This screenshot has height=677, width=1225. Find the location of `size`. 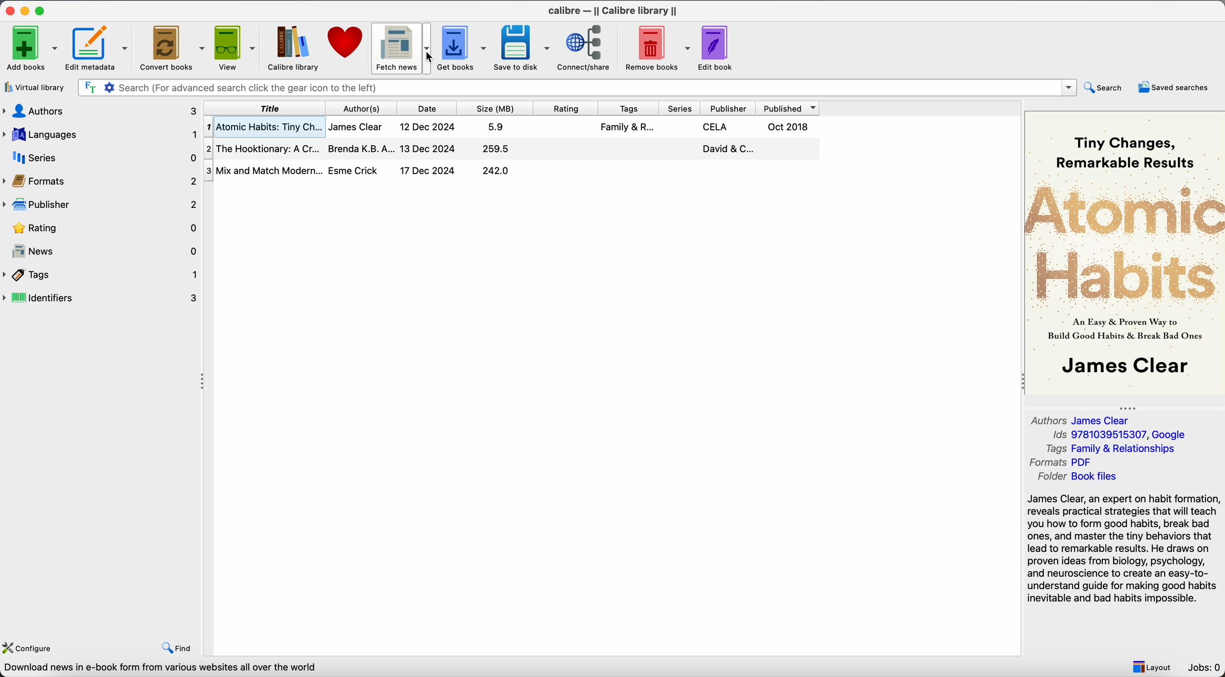

size is located at coordinates (498, 108).